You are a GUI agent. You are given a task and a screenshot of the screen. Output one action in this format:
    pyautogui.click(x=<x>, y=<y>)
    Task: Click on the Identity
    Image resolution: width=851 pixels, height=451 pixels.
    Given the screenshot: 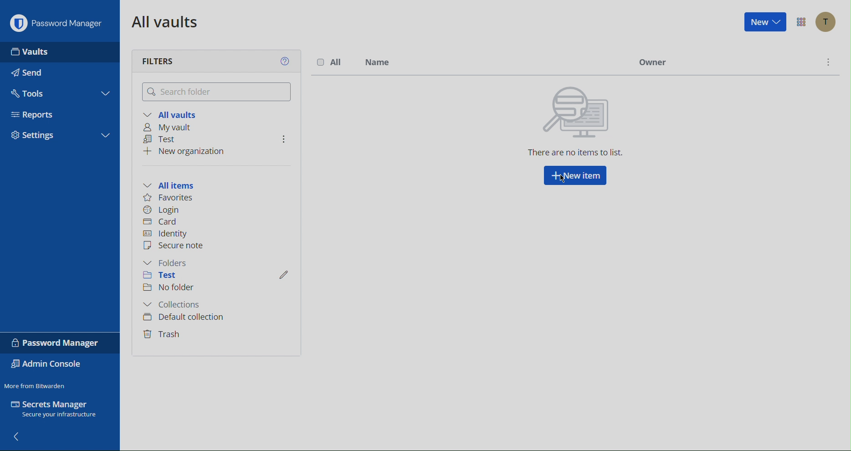 What is the action you would take?
    pyautogui.click(x=166, y=234)
    